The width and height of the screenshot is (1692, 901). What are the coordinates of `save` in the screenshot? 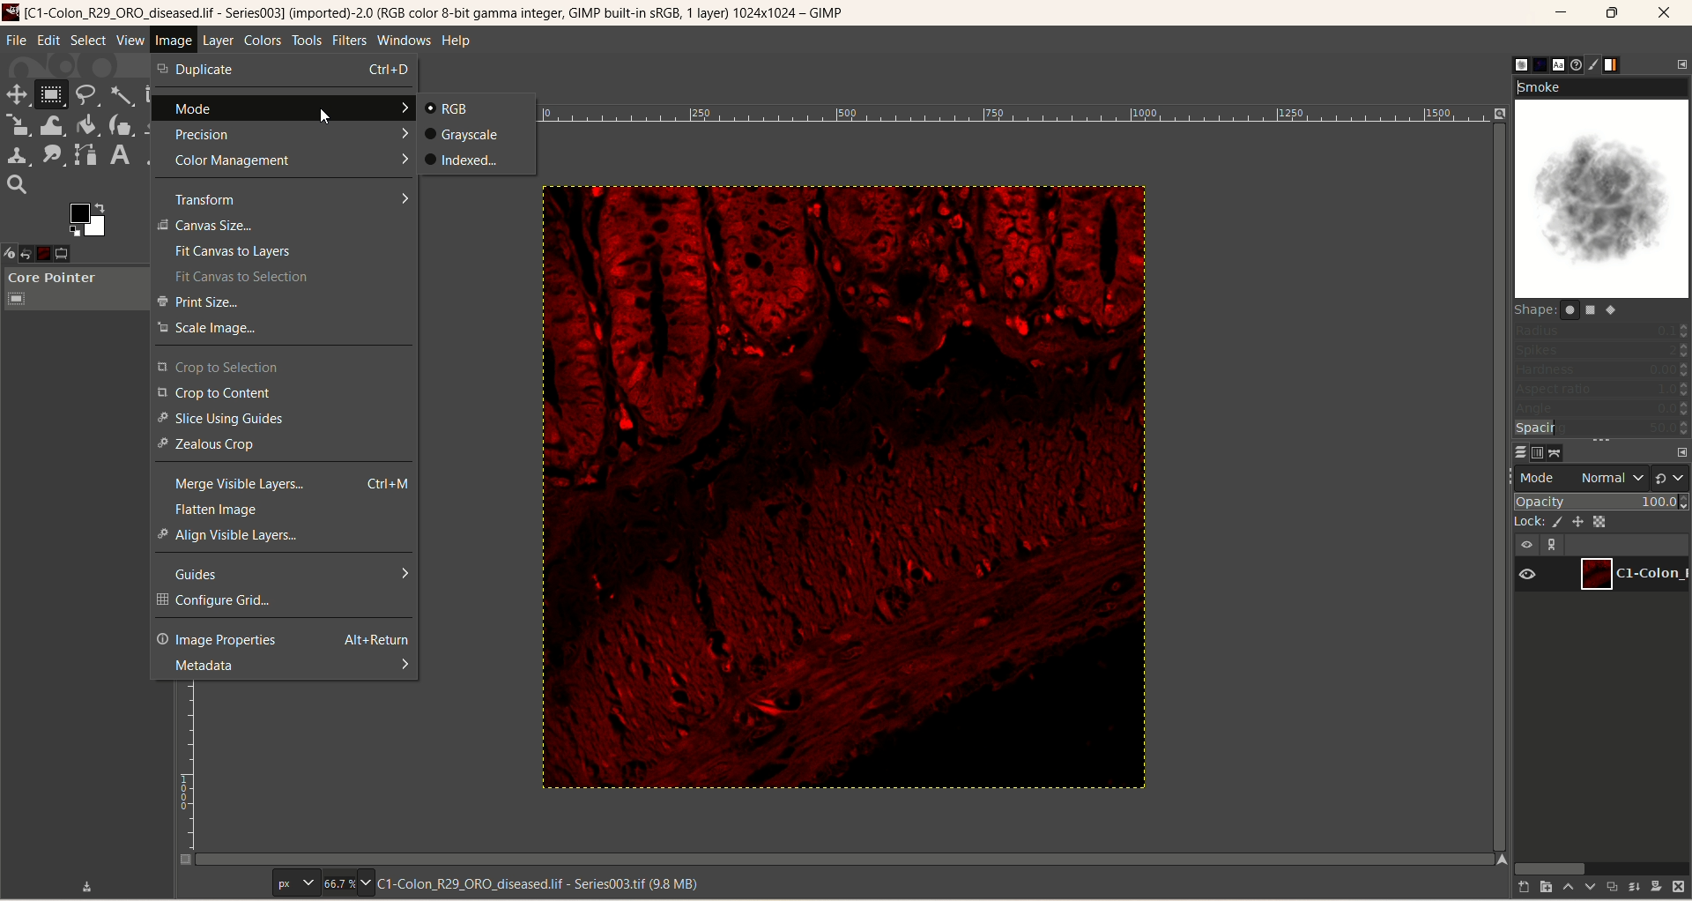 It's located at (85, 886).